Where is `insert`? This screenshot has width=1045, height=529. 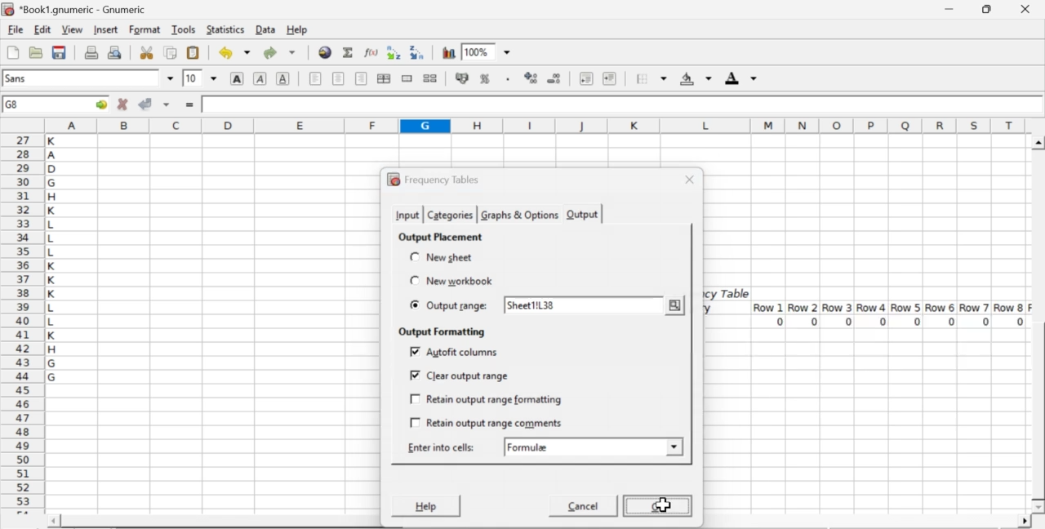 insert is located at coordinates (104, 29).